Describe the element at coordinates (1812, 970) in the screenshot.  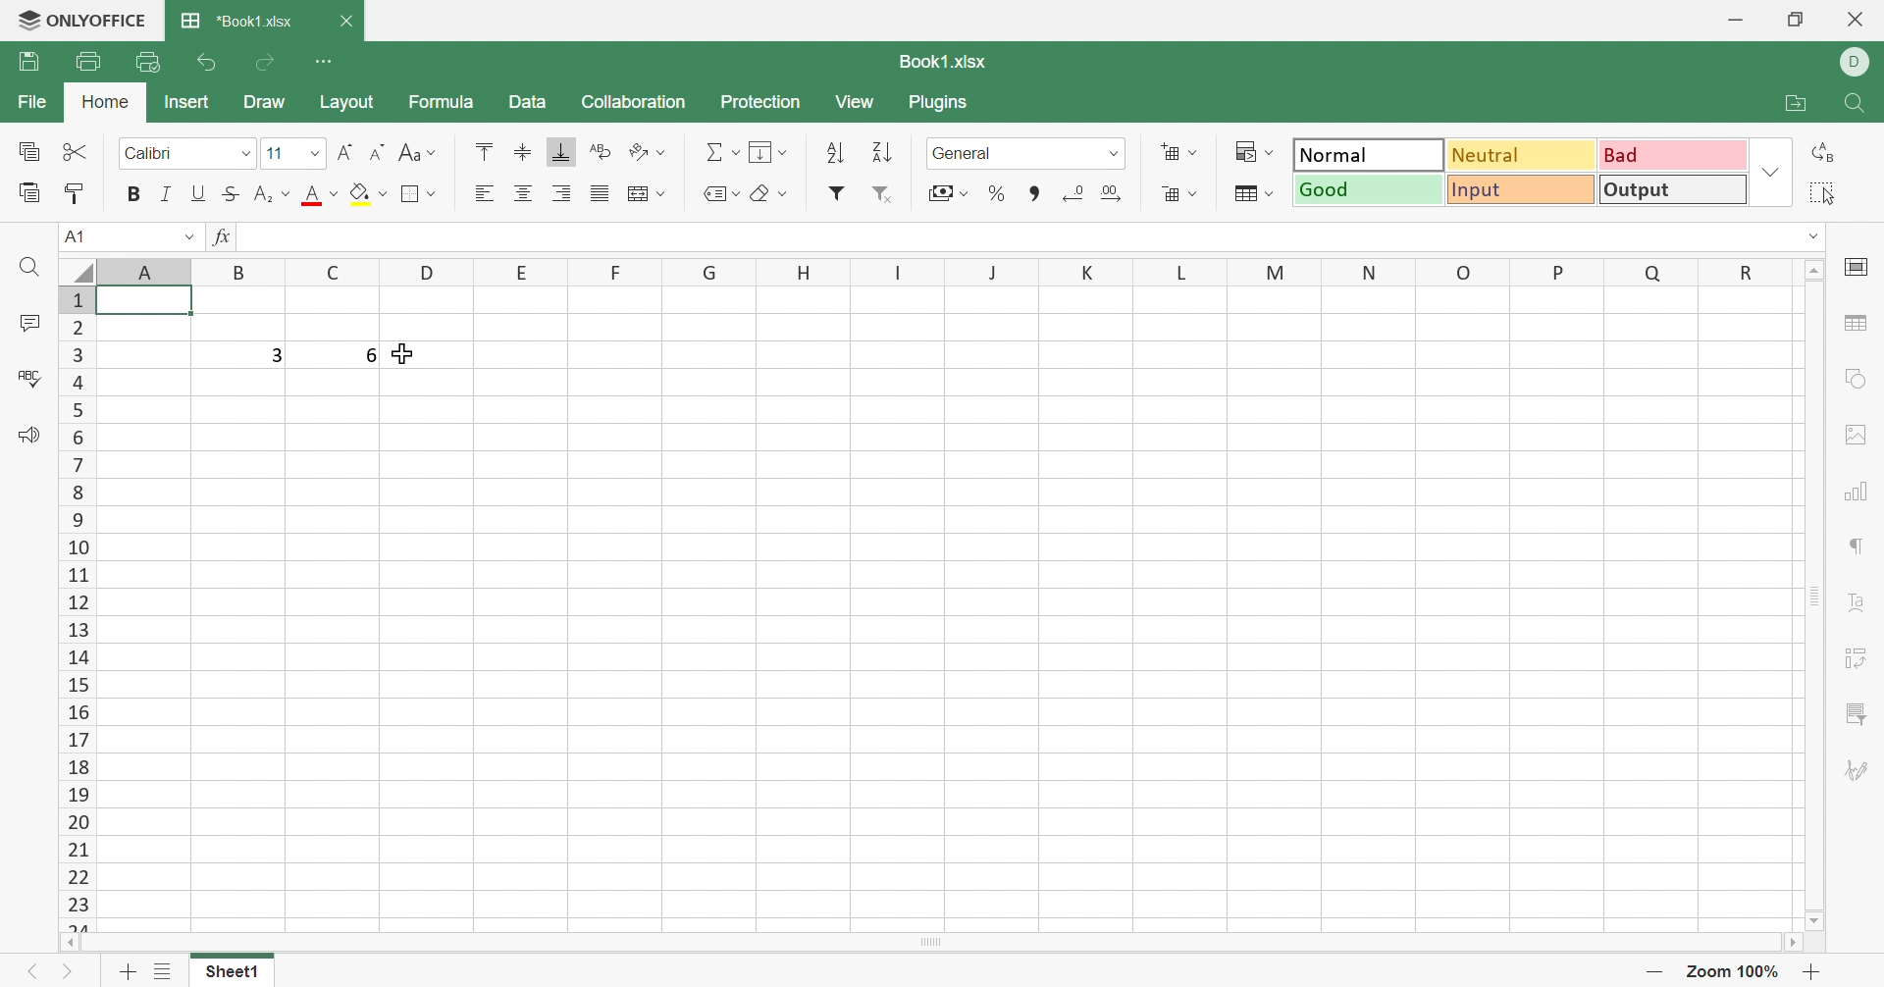
I see `Zoom in` at that location.